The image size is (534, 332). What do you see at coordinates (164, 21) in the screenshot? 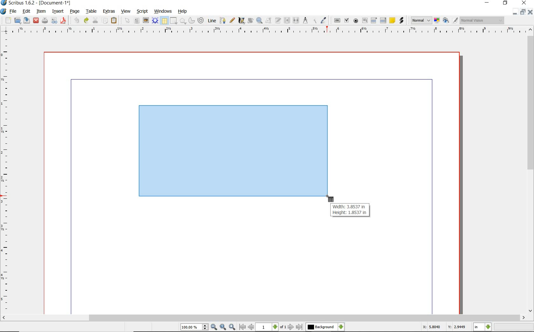
I see `table` at bounding box center [164, 21].